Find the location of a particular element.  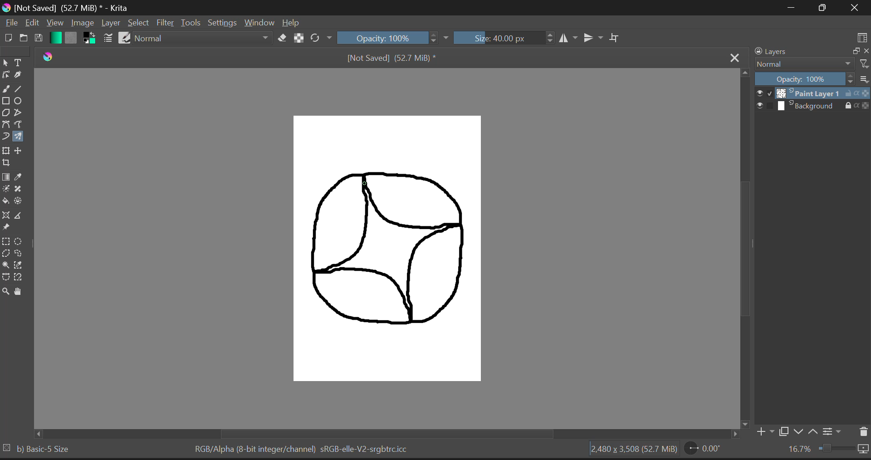

[Not Saved] (52.7 MiB) * is located at coordinates (398, 59).